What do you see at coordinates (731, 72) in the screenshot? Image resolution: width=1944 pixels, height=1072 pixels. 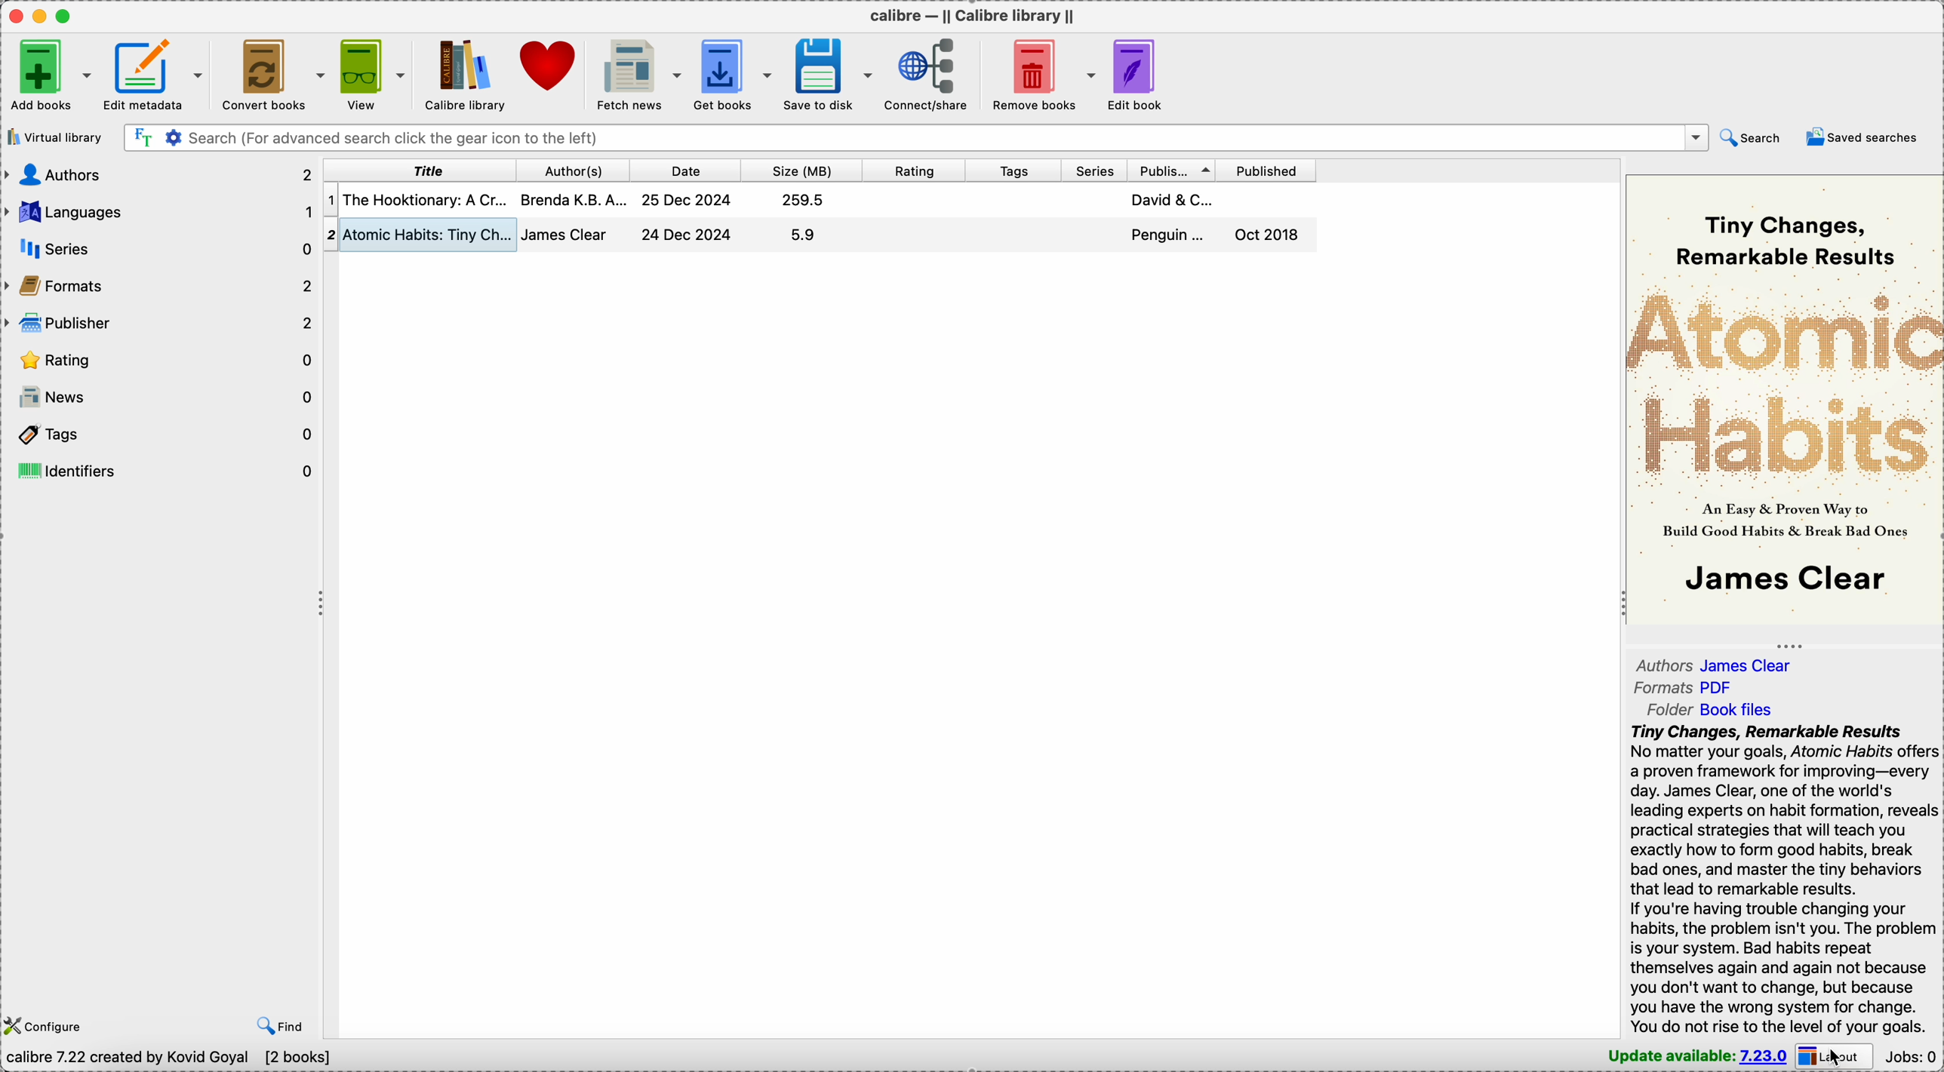 I see `get books` at bounding box center [731, 72].